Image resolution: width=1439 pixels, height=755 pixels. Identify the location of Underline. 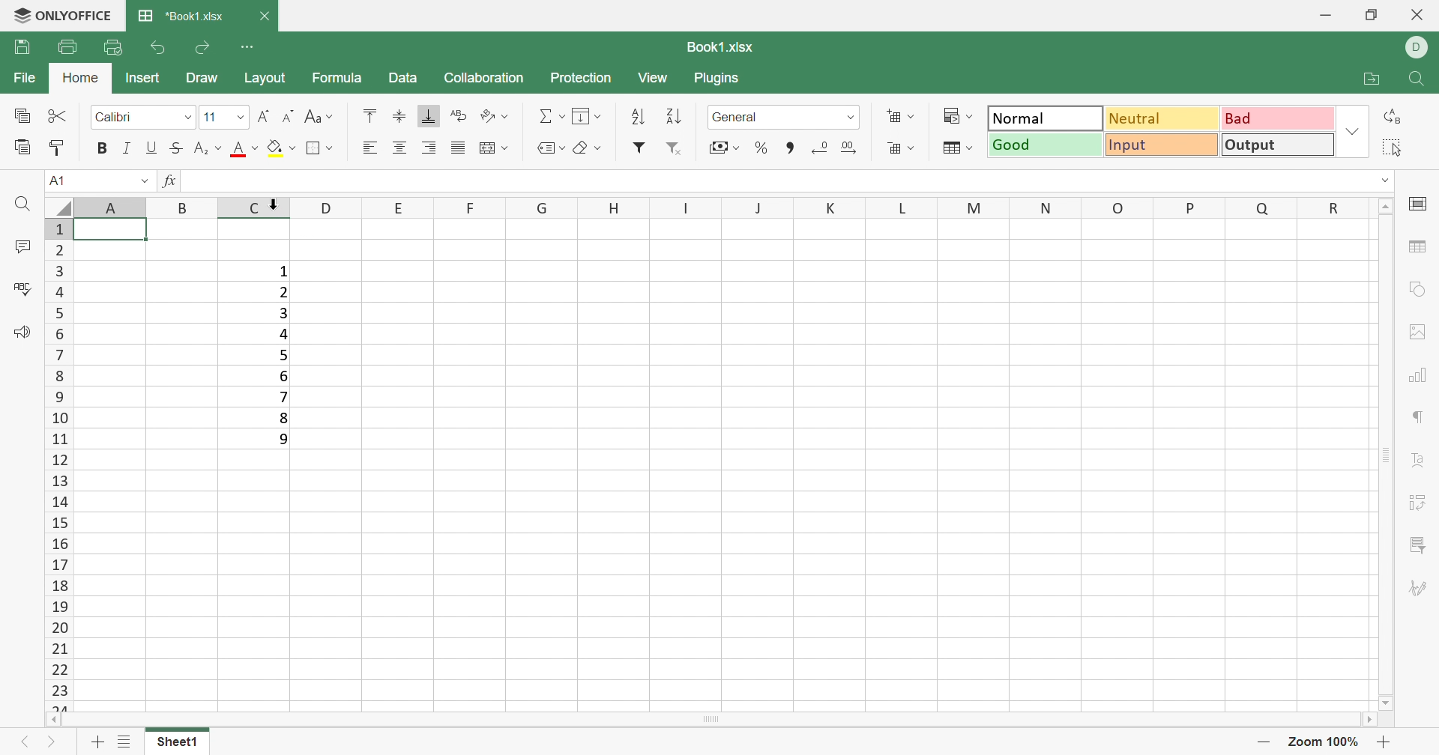
(151, 148).